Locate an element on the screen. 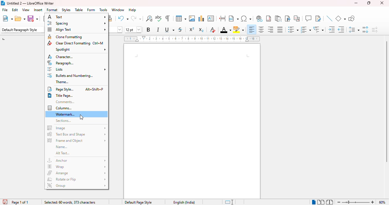  toggle ordered list is located at coordinates (306, 30).